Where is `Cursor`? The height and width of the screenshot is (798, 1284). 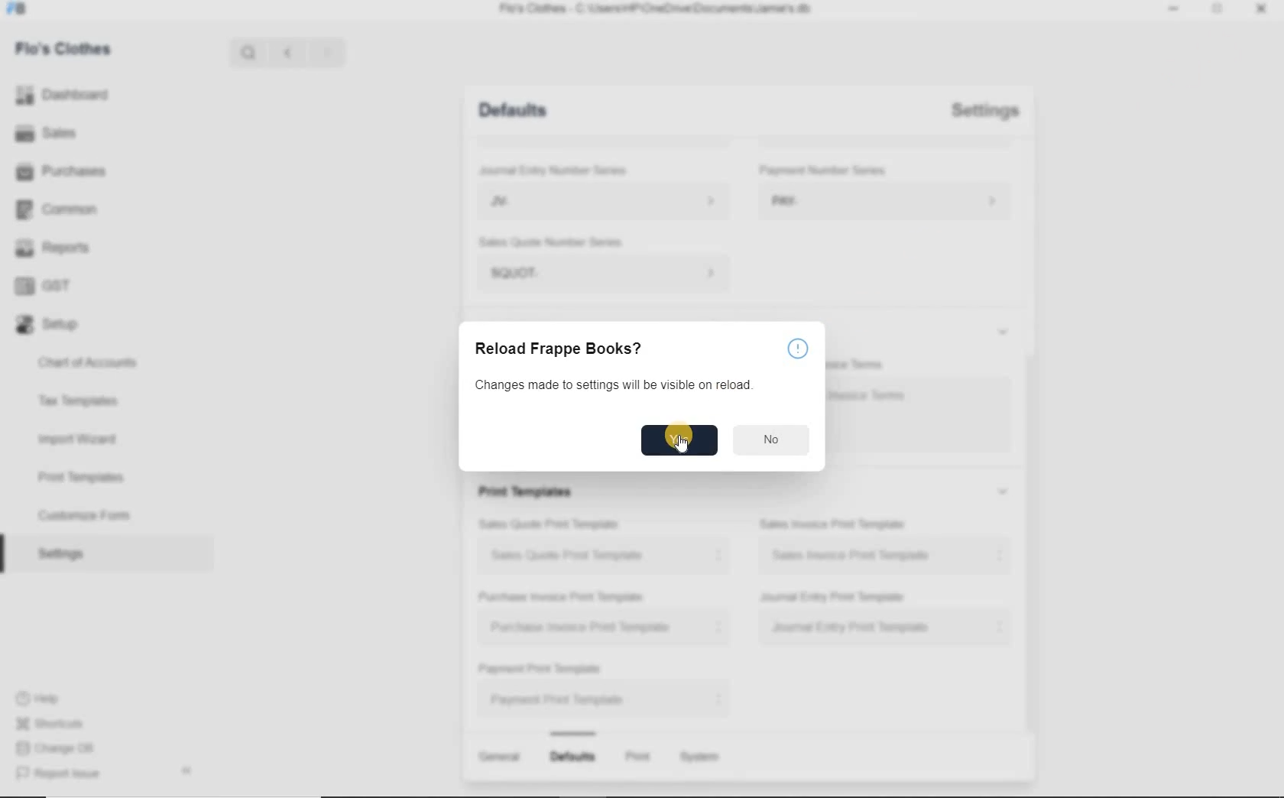
Cursor is located at coordinates (682, 443).